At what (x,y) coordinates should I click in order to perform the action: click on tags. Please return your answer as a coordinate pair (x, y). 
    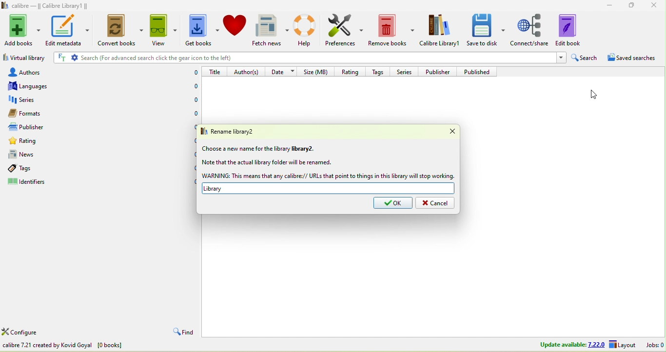
    Looking at the image, I should click on (380, 71).